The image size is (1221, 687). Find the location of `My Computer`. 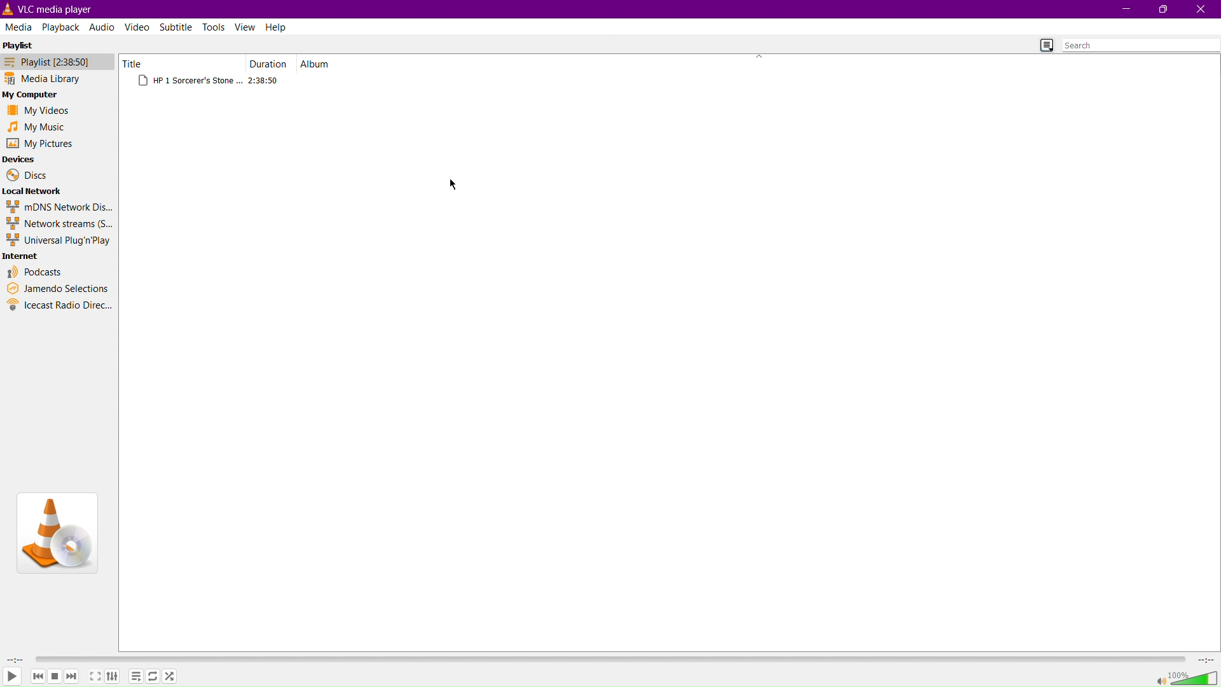

My Computer is located at coordinates (33, 95).